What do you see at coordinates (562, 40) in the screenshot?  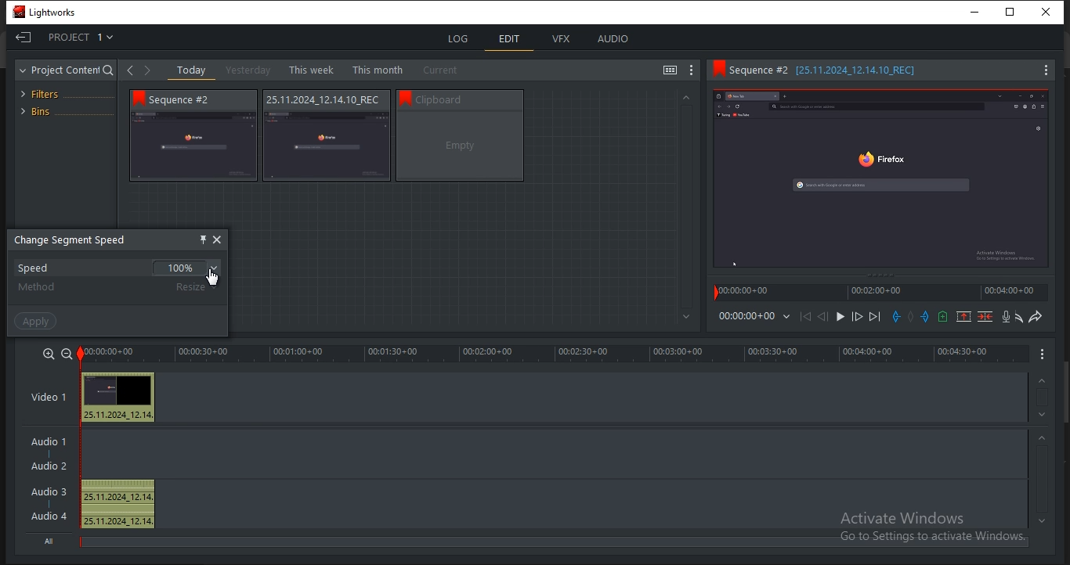 I see `vfx` at bounding box center [562, 40].